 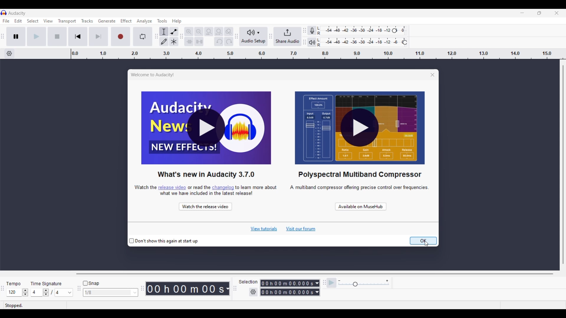 I want to click on toolbar, so click(x=141, y=287).